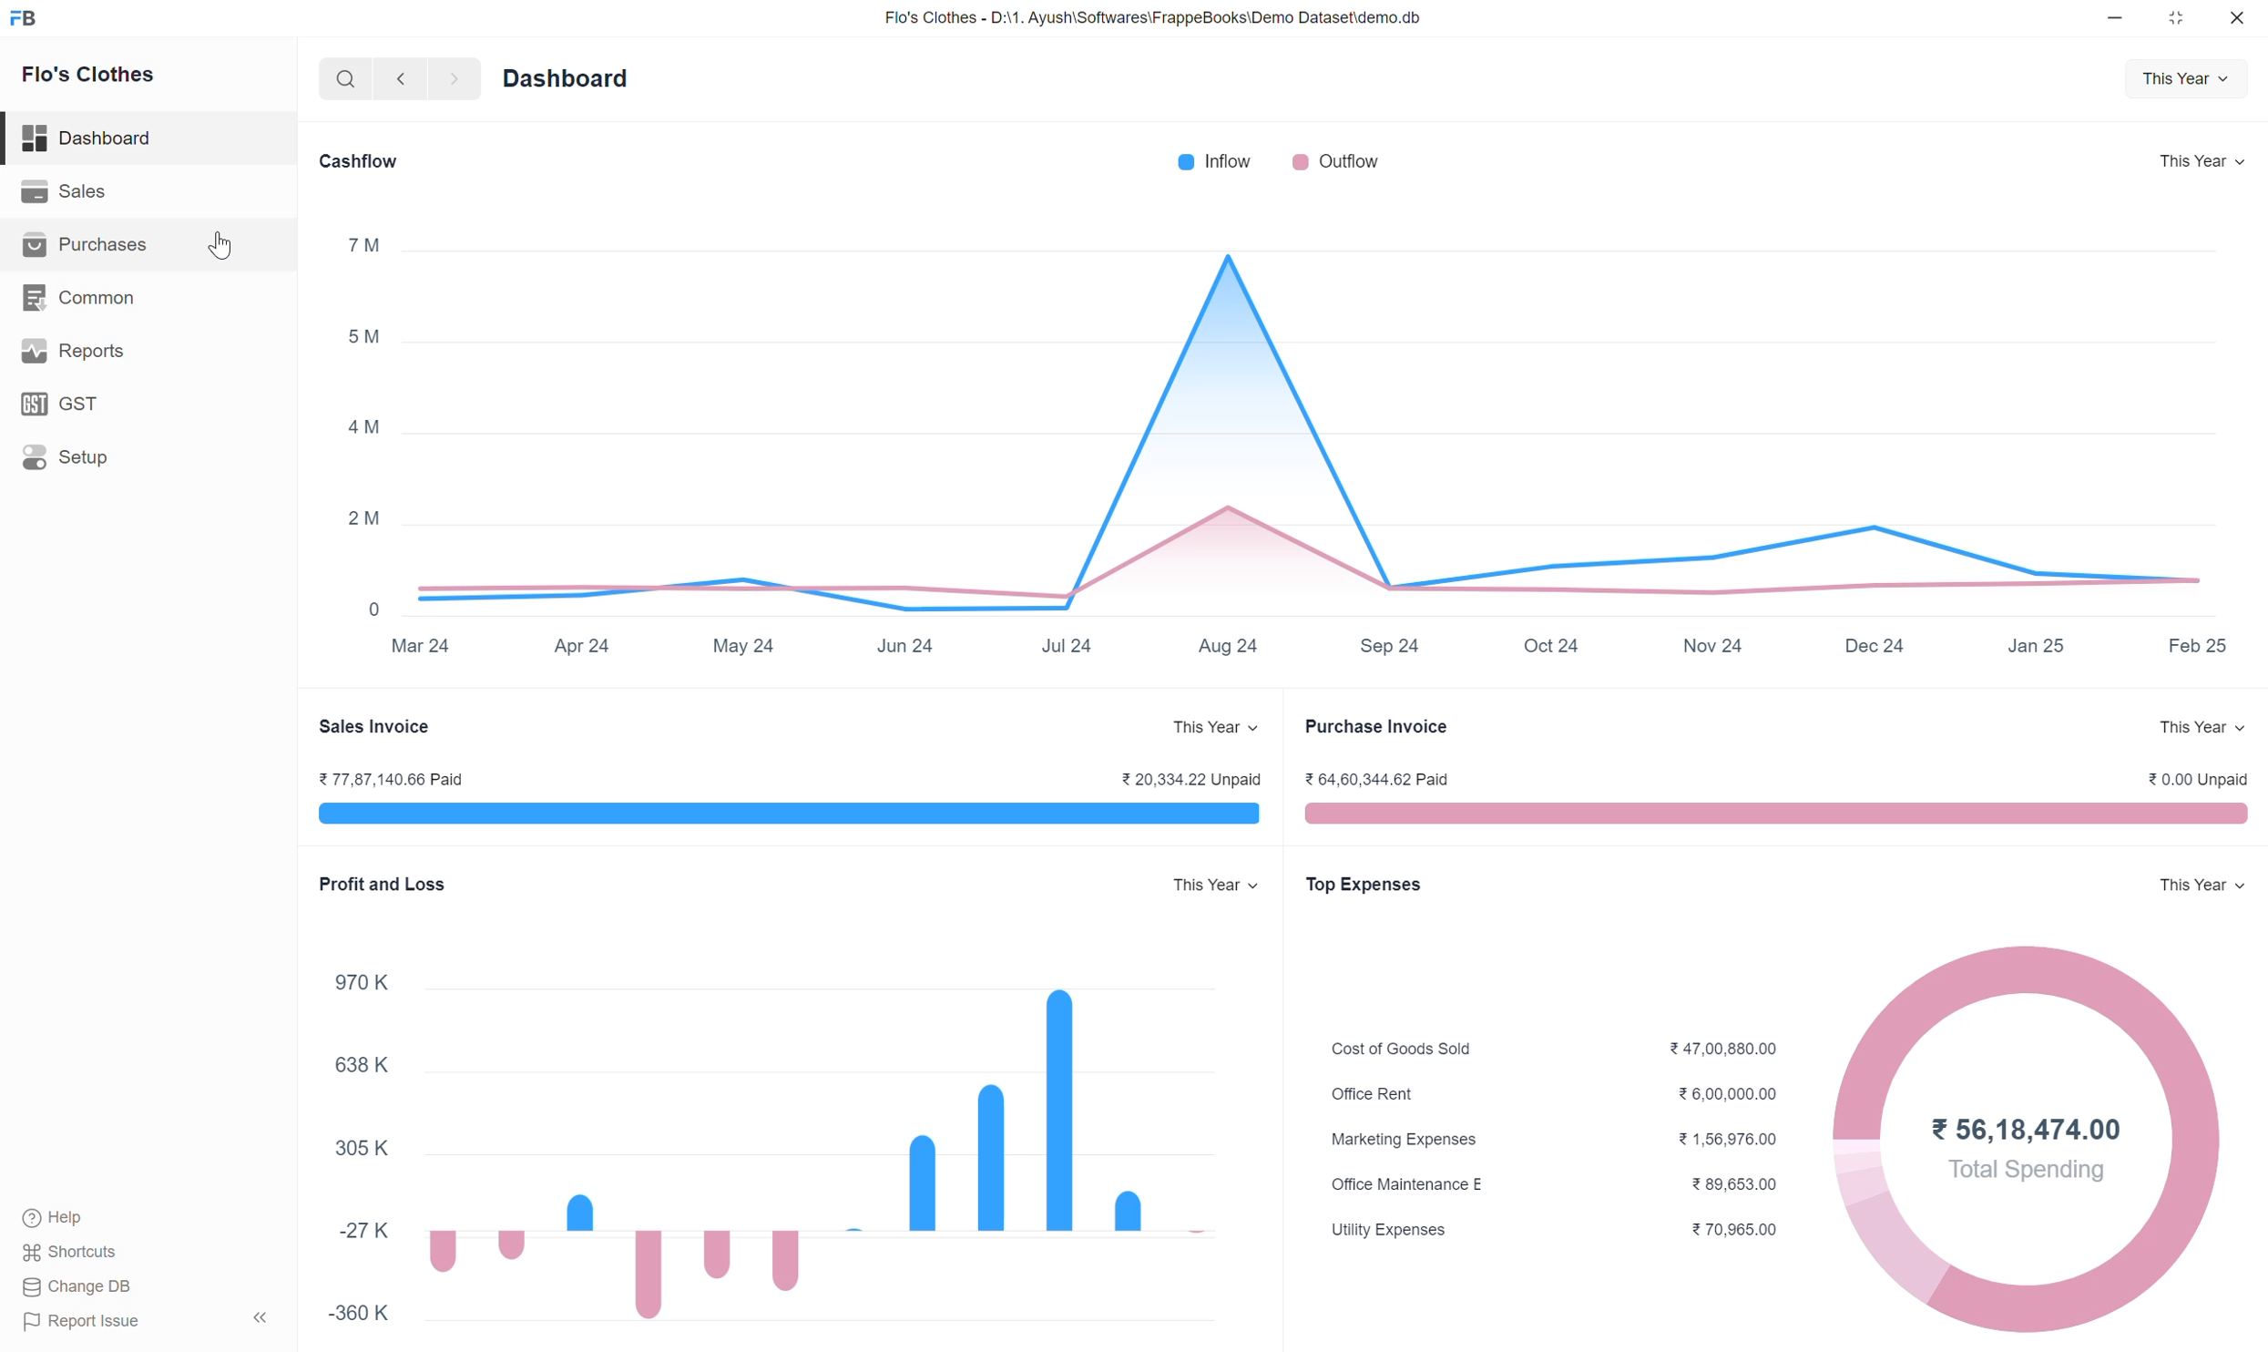  I want to click on Previous, so click(401, 78).